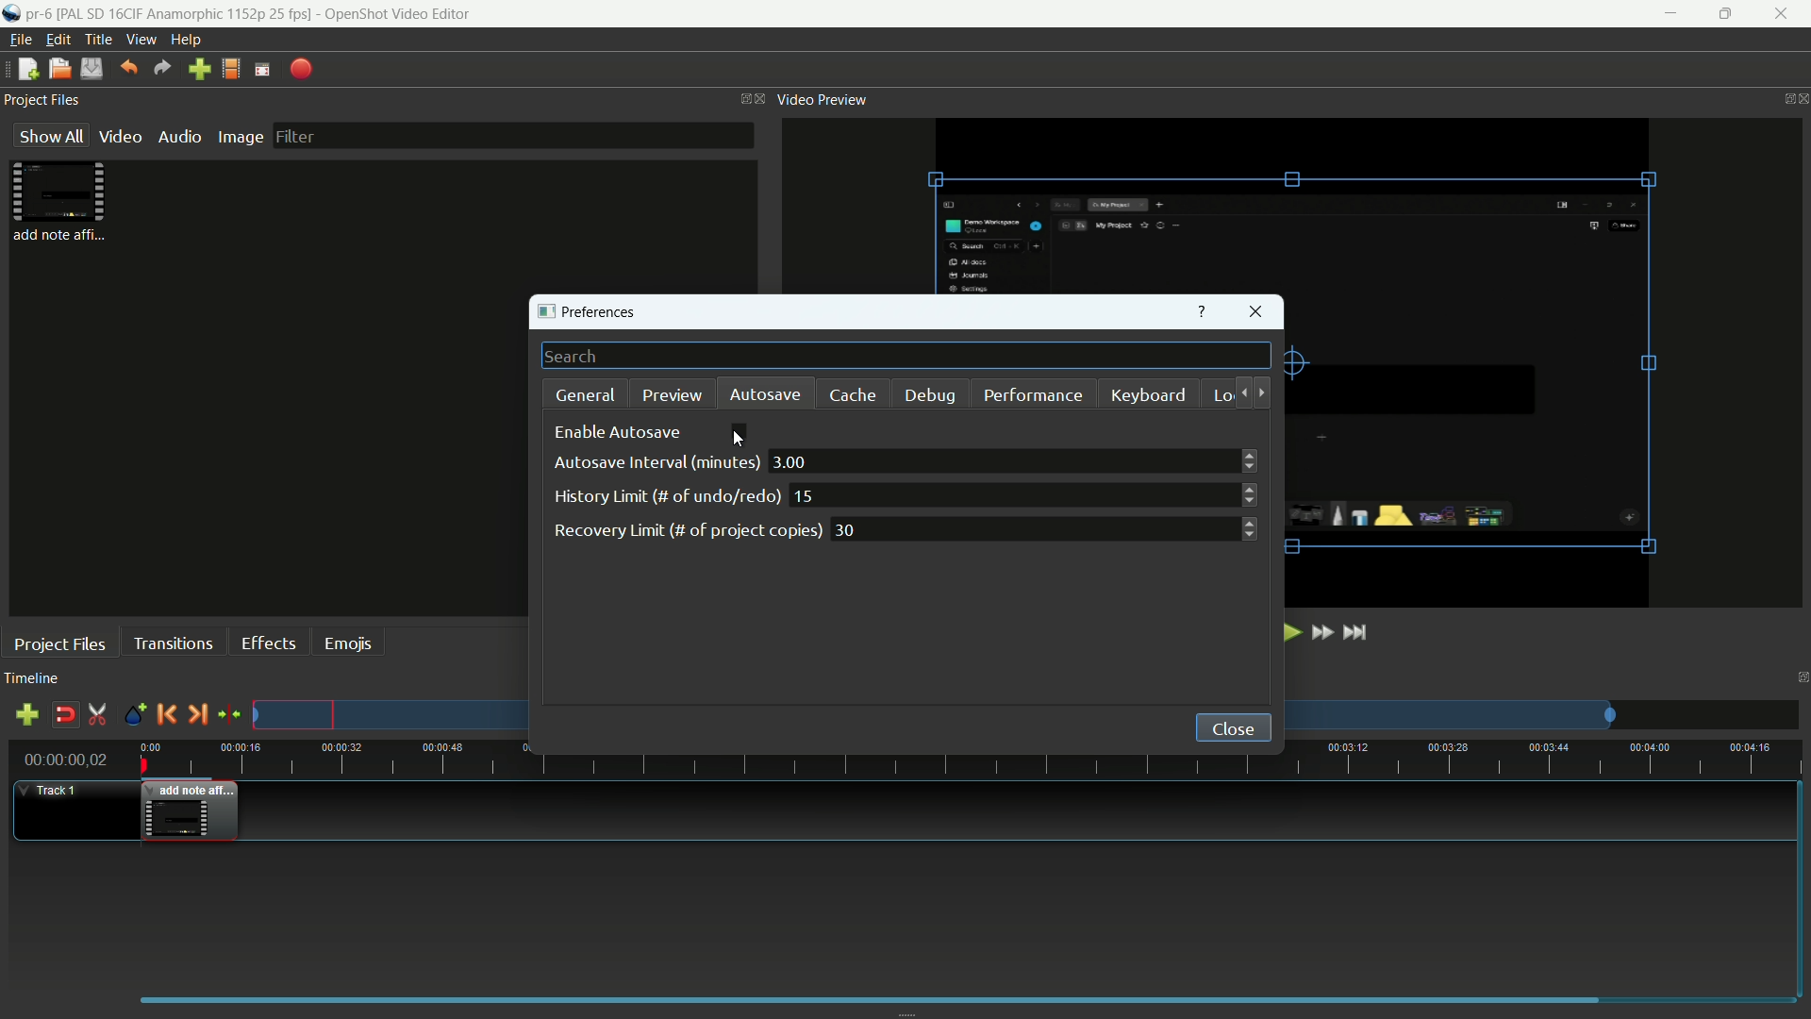 The height and width of the screenshot is (1019, 1811). What do you see at coordinates (139, 40) in the screenshot?
I see `view menu` at bounding box center [139, 40].